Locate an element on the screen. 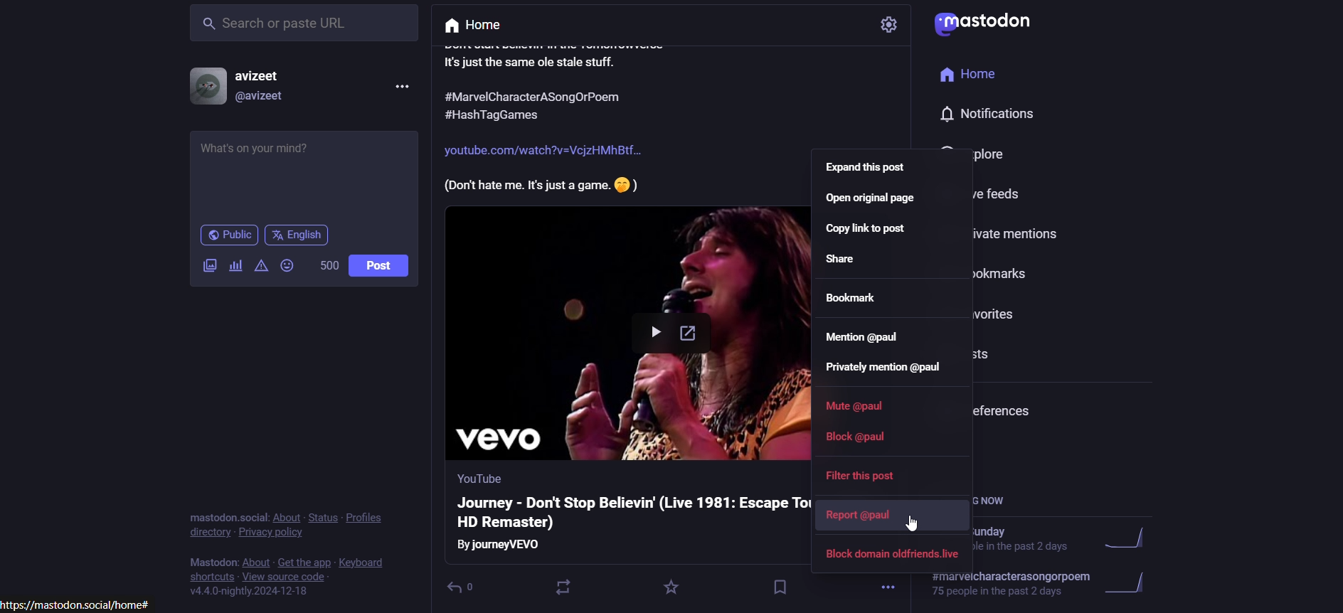 This screenshot has width=1343, height=613.  is located at coordinates (915, 524).